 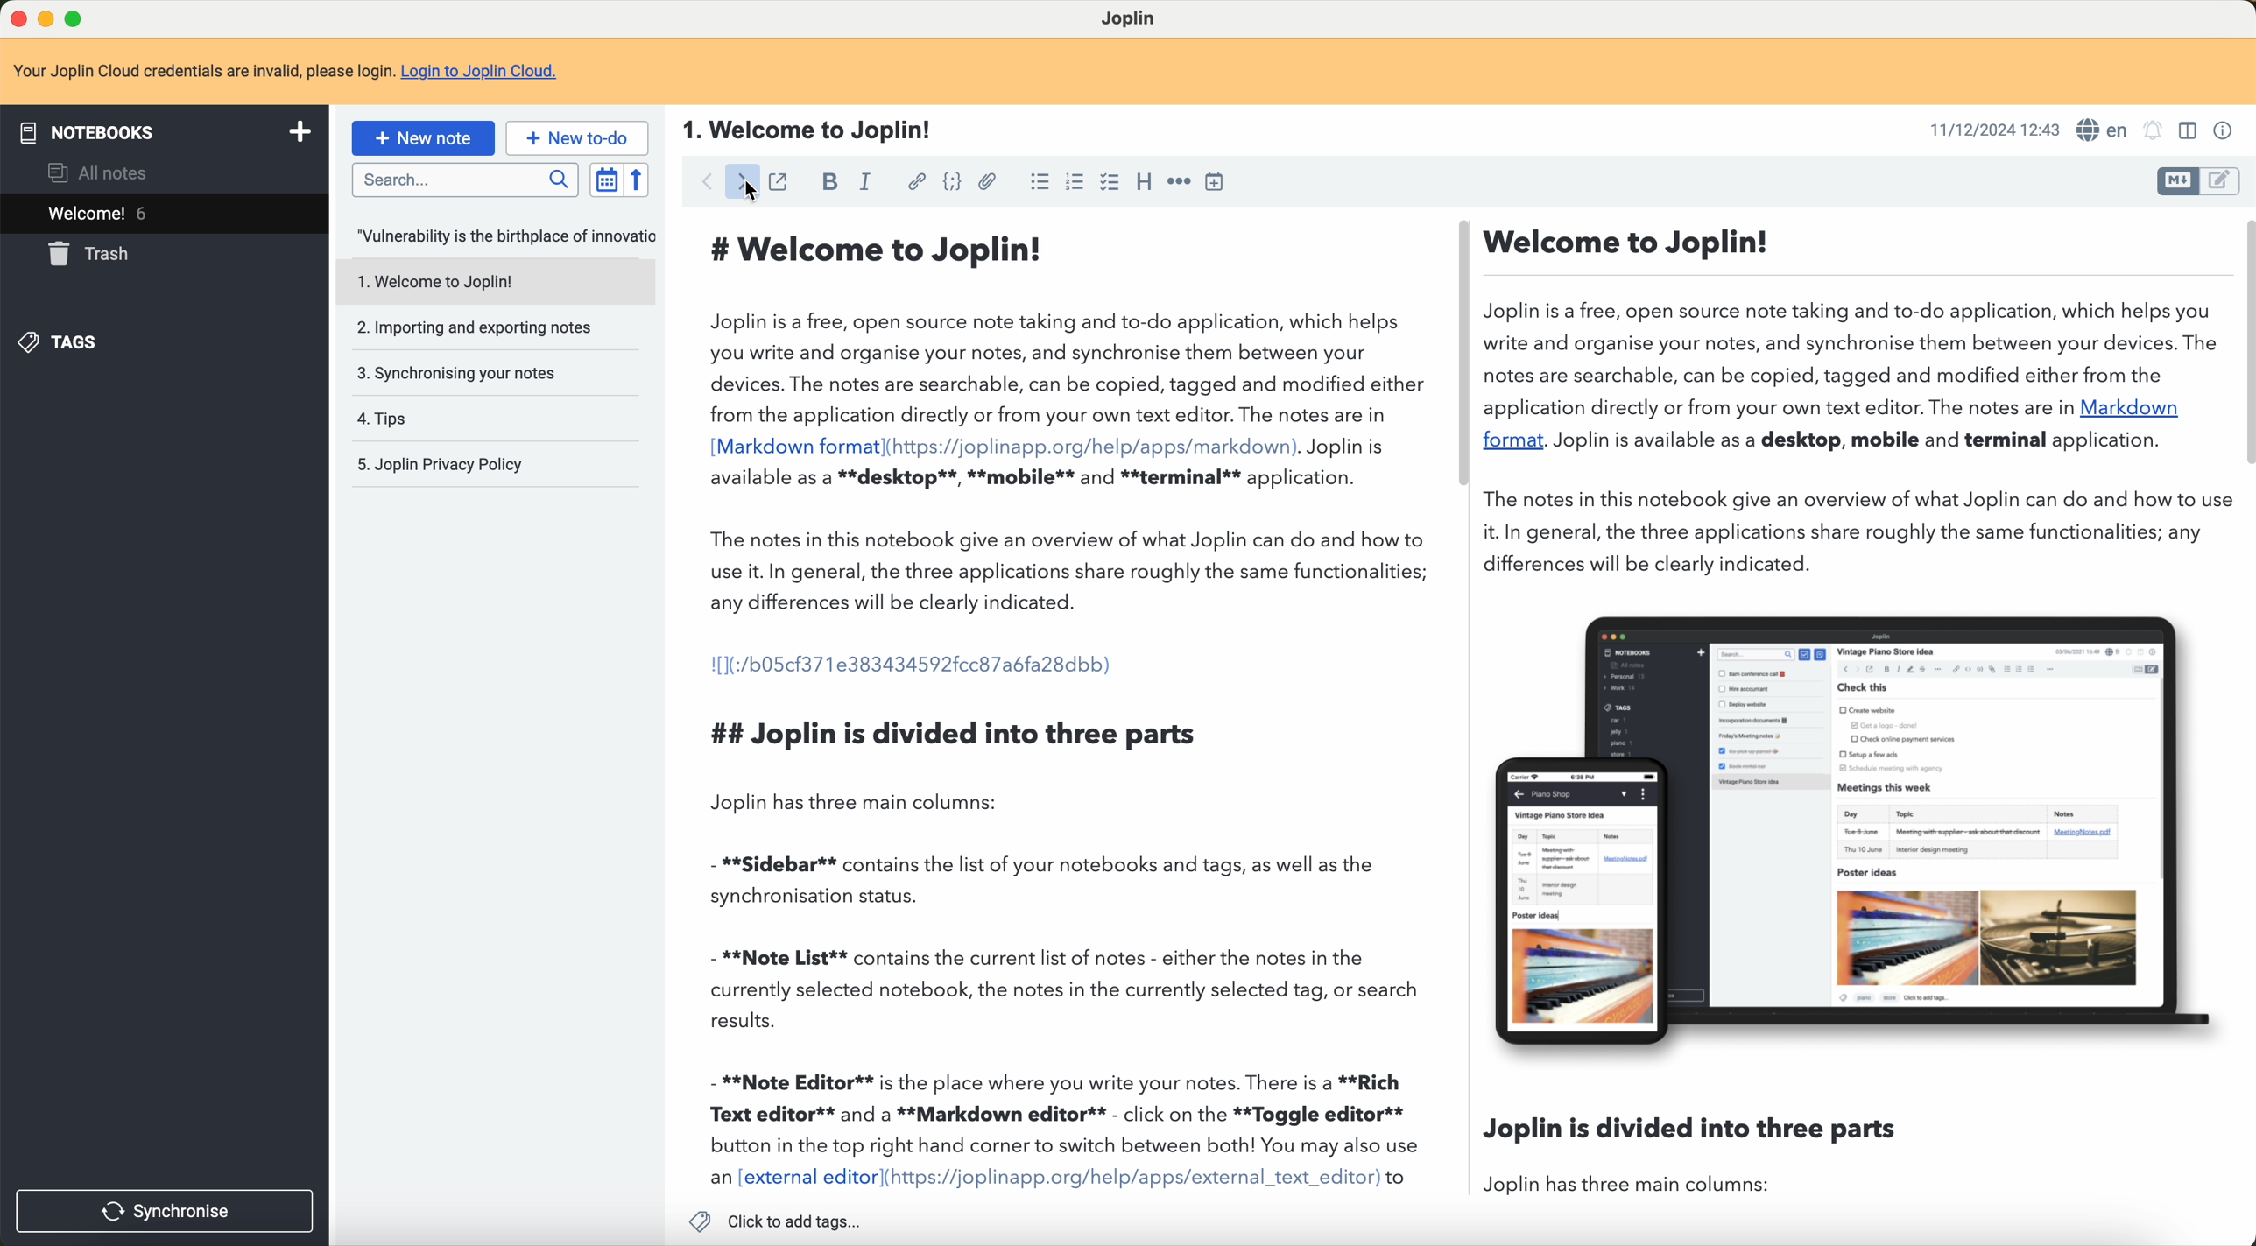 I want to click on format., so click(x=1516, y=440).